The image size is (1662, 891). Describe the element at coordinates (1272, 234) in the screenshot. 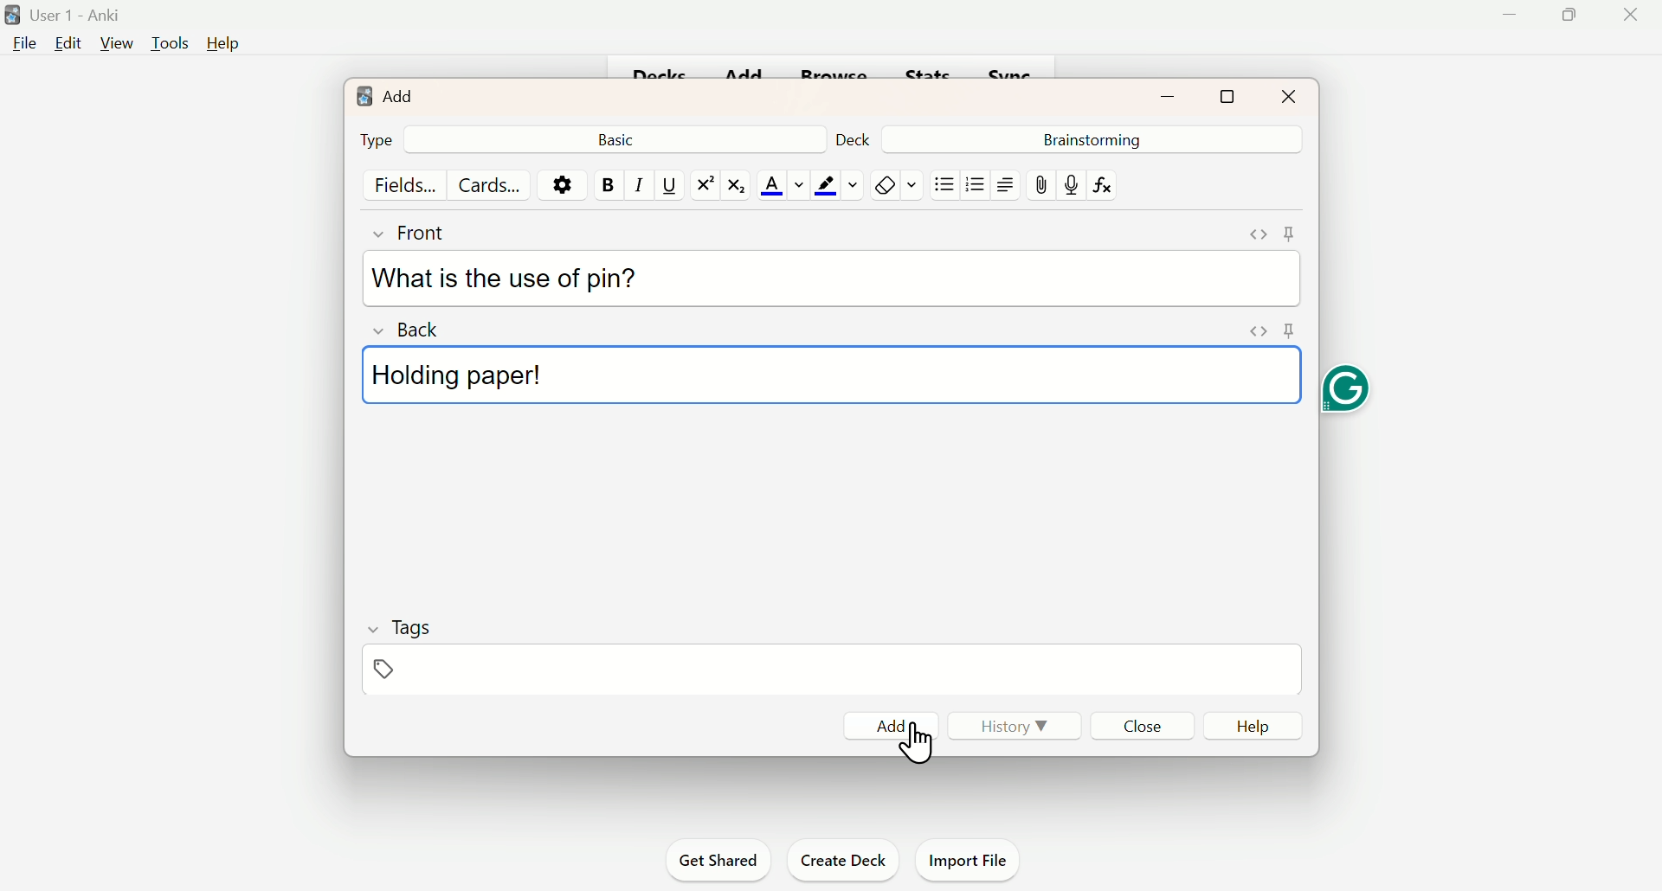

I see `Pins` at that location.